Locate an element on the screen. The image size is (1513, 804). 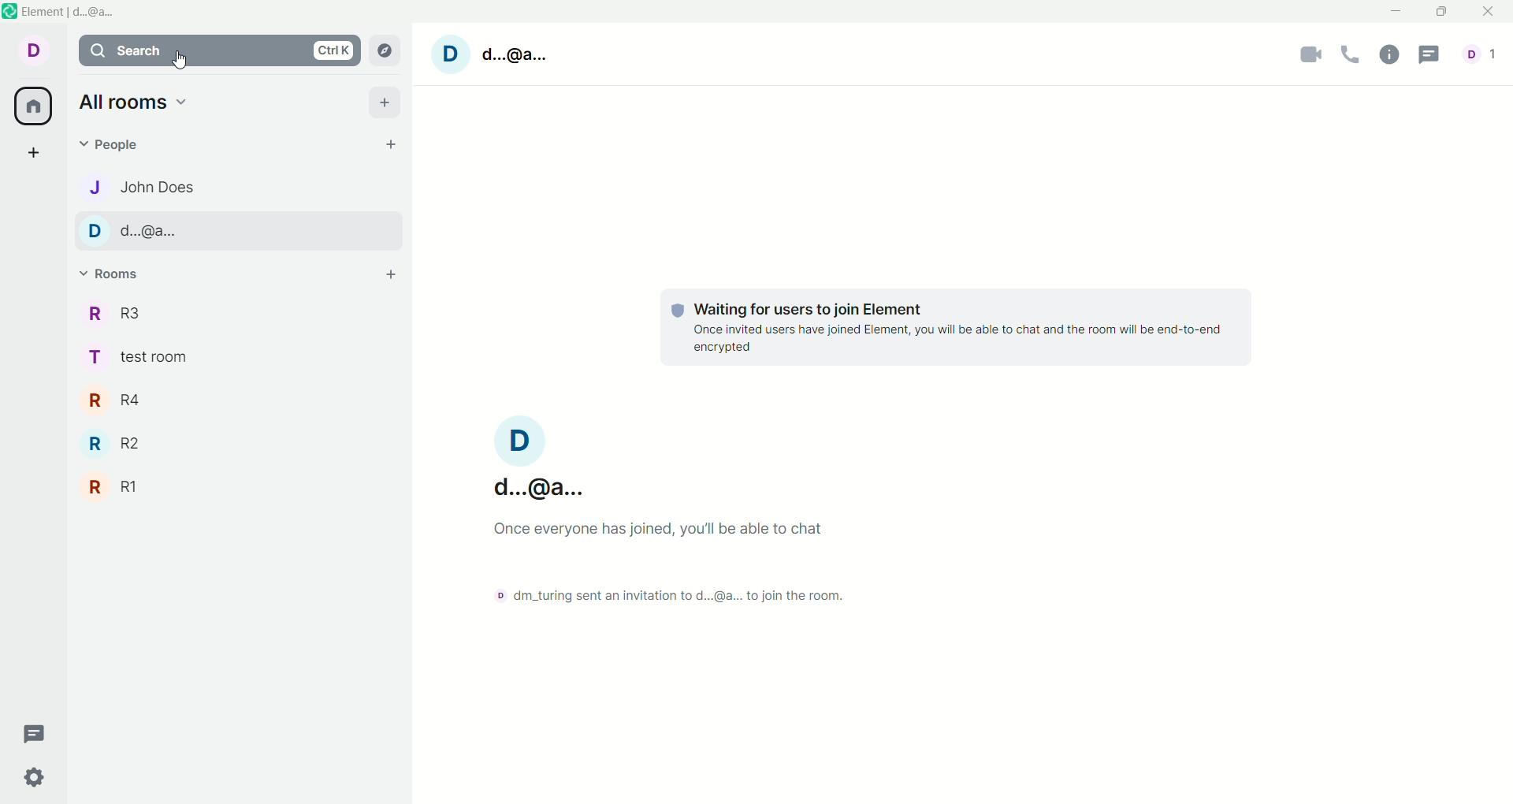
close is located at coordinates (1490, 12).